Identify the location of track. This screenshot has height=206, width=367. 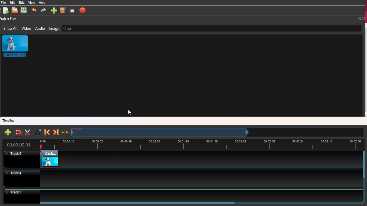
(179, 194).